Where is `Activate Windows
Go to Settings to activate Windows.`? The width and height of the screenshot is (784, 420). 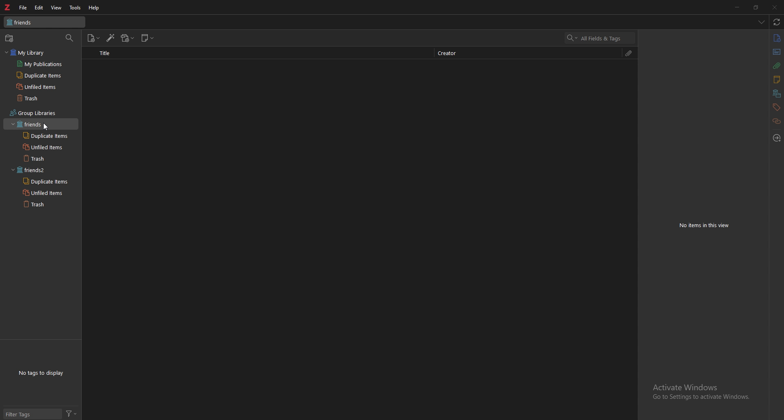 Activate Windows
Go to Settings to activate Windows. is located at coordinates (701, 393).